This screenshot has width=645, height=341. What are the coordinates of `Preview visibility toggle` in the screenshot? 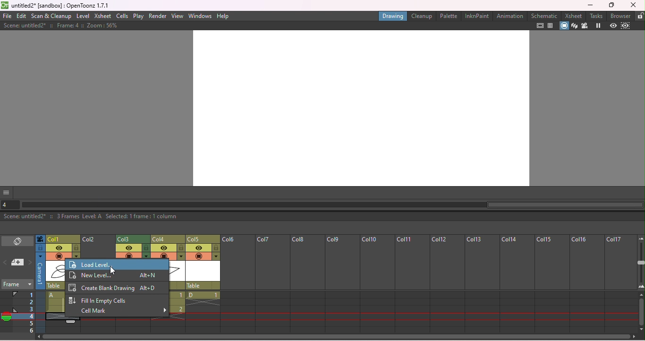 It's located at (199, 248).